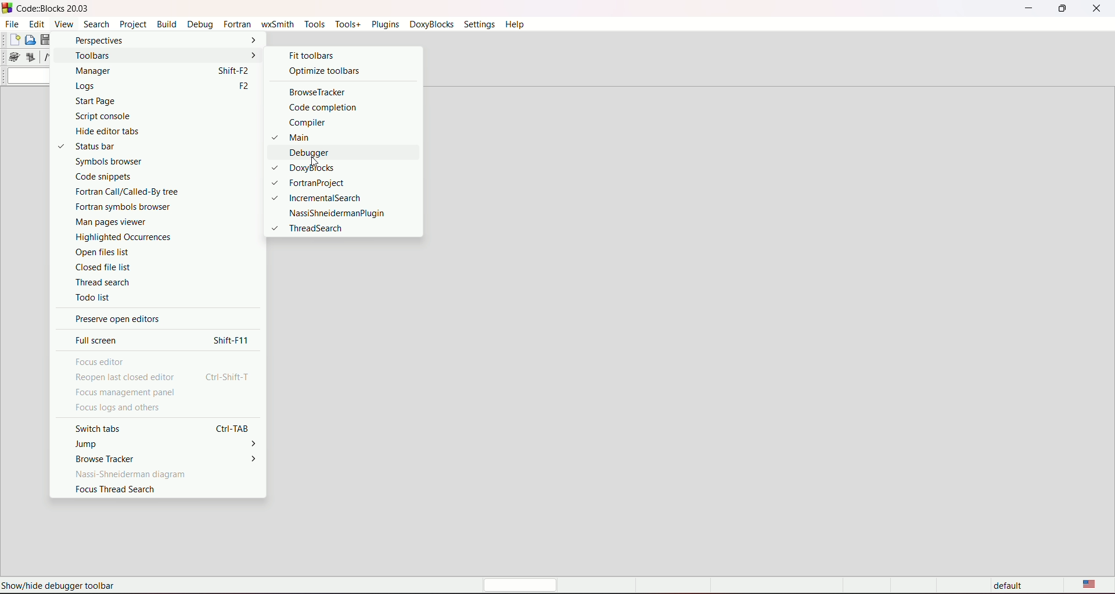  What do you see at coordinates (1061, 9) in the screenshot?
I see `minimize/maximize` at bounding box center [1061, 9].